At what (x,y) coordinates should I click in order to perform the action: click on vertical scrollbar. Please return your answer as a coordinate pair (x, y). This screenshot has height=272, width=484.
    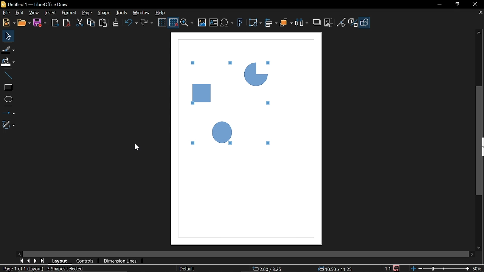
    Looking at the image, I should click on (480, 141).